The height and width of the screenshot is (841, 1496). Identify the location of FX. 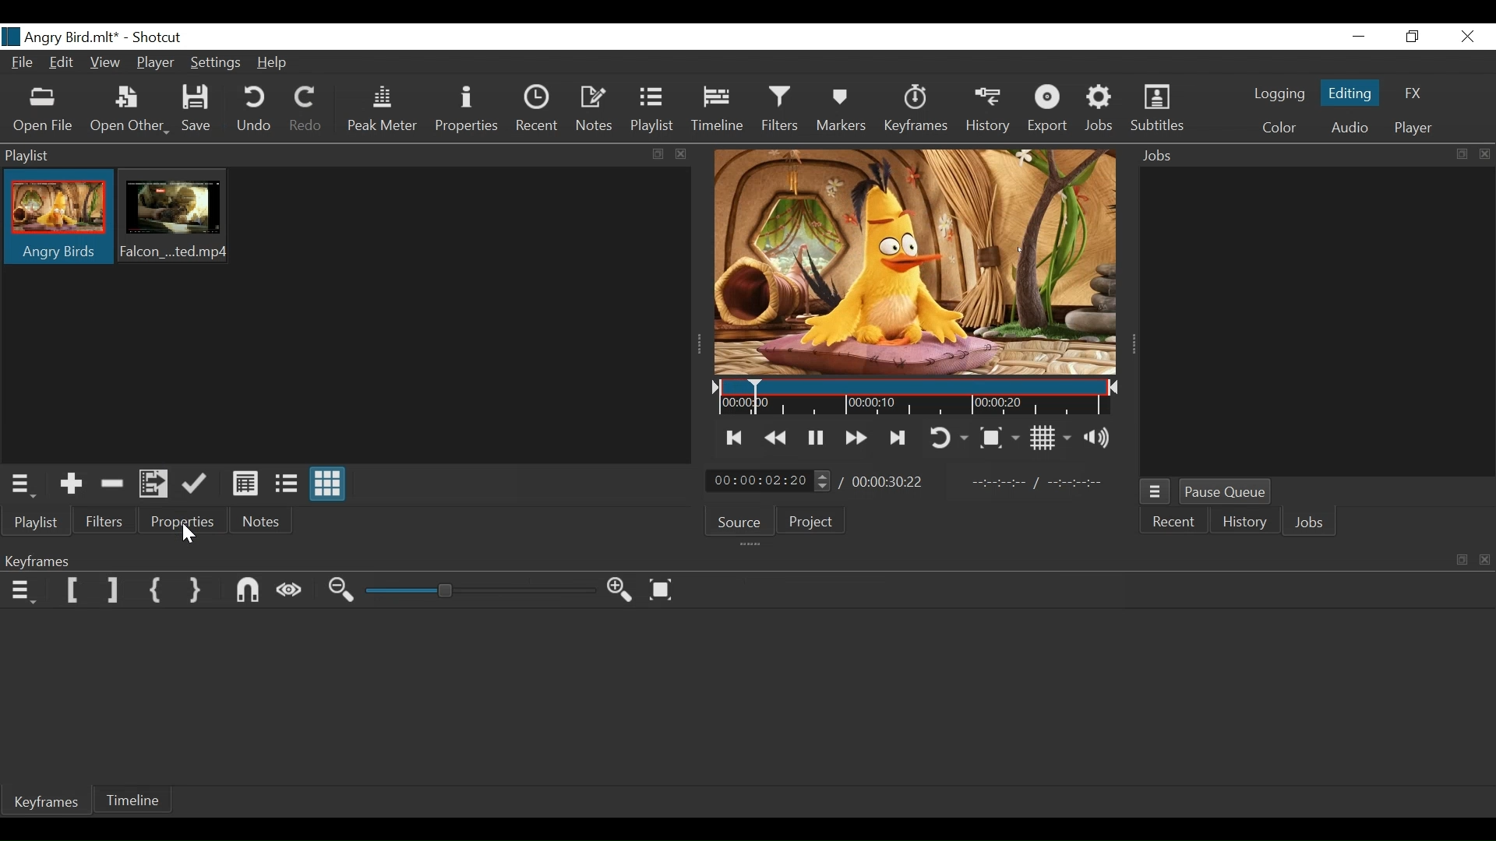
(1416, 91).